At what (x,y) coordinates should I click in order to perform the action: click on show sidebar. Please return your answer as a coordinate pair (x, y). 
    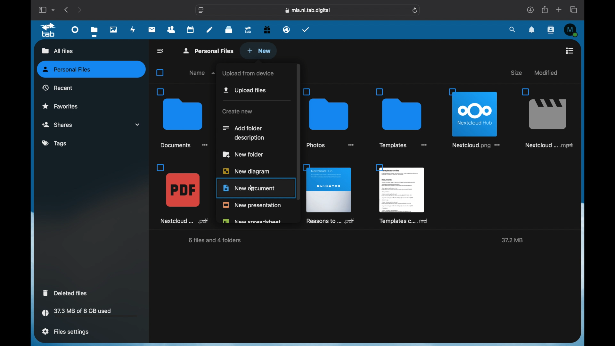
    Looking at the image, I should click on (42, 10).